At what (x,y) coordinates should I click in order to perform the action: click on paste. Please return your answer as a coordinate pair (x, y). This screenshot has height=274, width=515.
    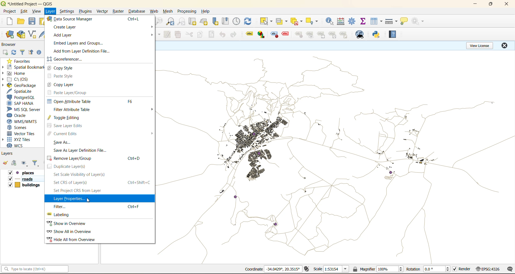
    Looking at the image, I should click on (213, 34).